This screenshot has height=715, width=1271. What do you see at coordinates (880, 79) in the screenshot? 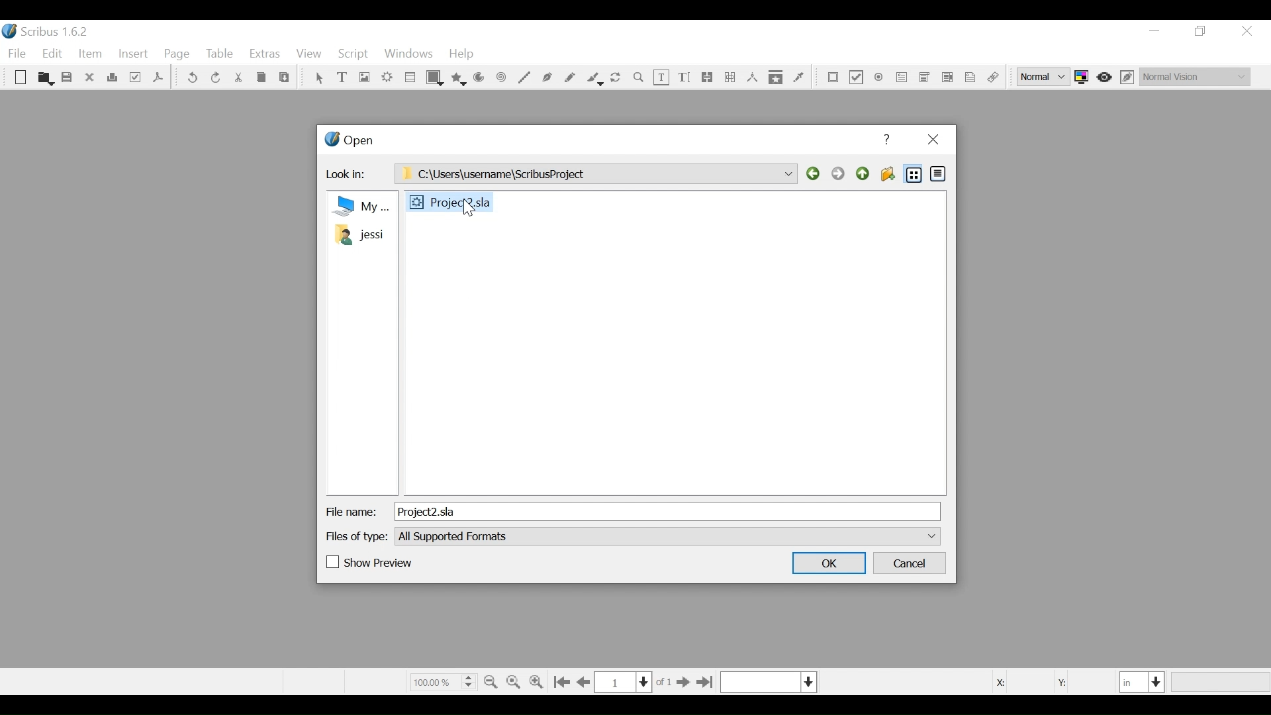
I see `PDF Radio Button` at bounding box center [880, 79].